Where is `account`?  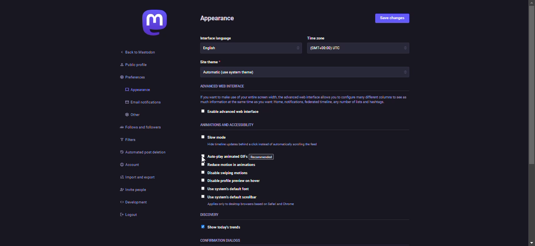 account is located at coordinates (130, 164).